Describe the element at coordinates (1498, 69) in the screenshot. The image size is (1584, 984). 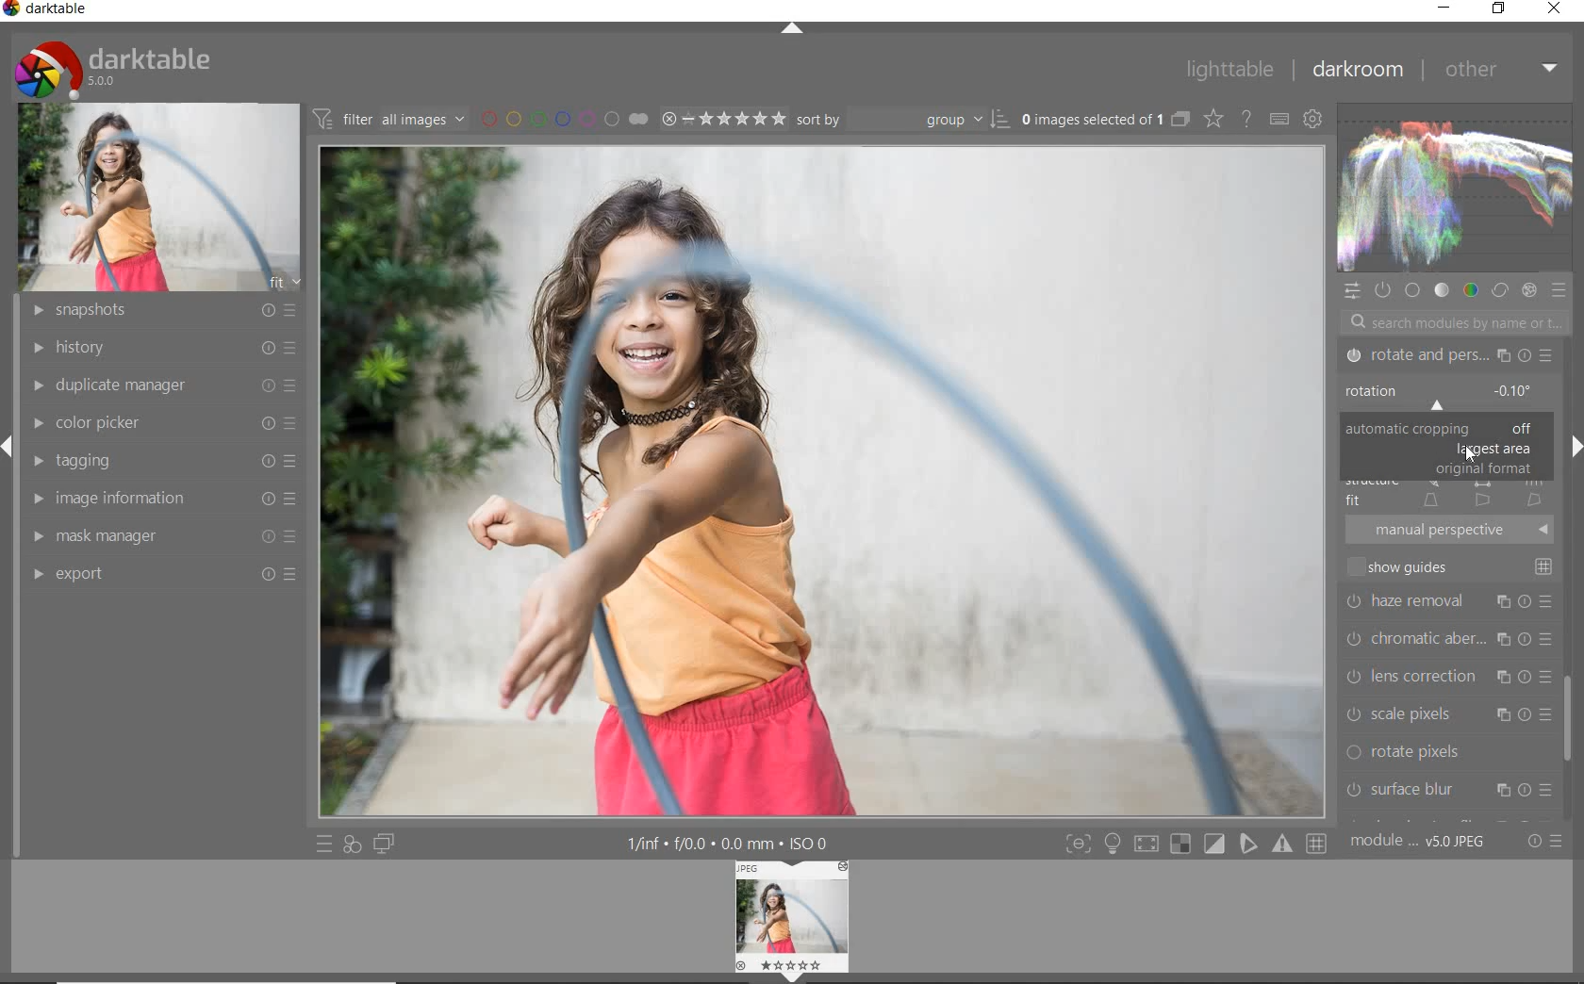
I see `other` at that location.